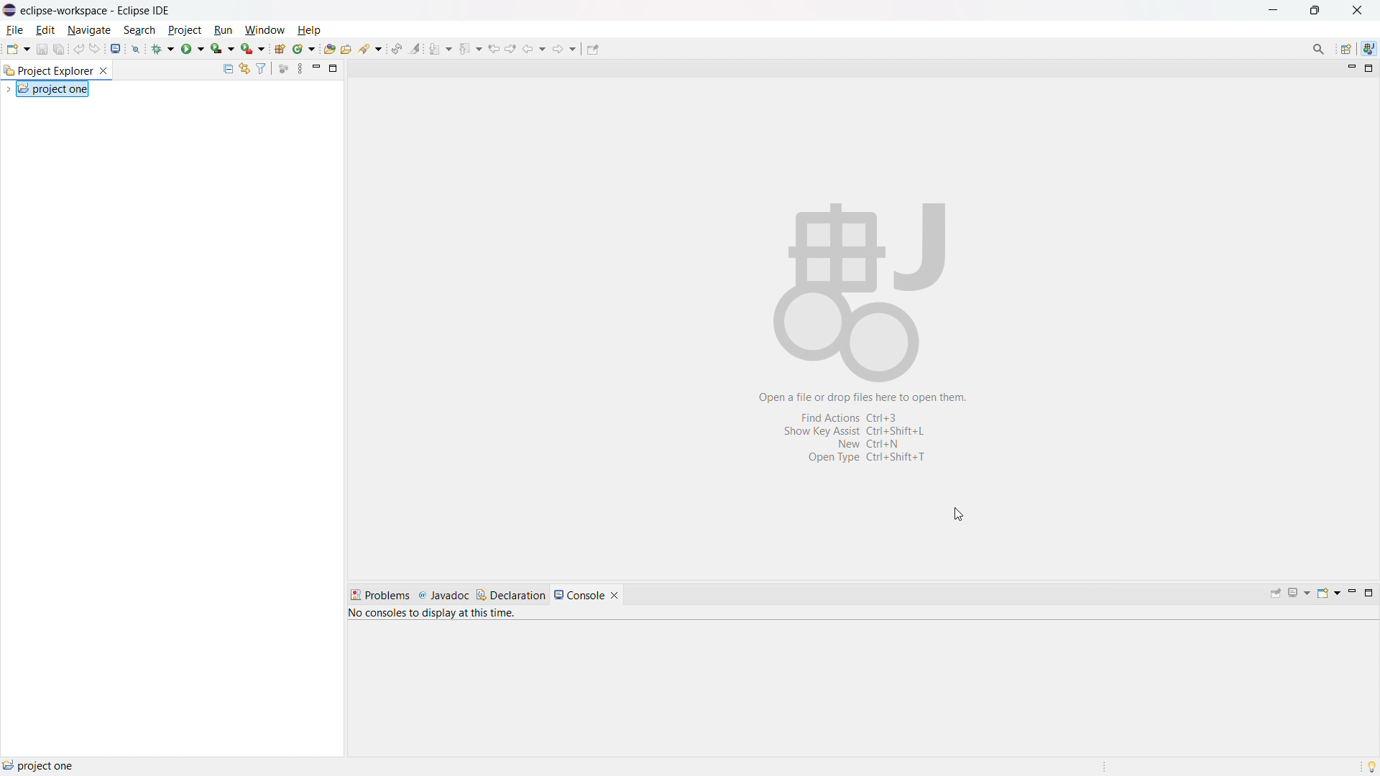 The width and height of the screenshot is (1380, 776). What do you see at coordinates (1368, 593) in the screenshot?
I see `maximize` at bounding box center [1368, 593].